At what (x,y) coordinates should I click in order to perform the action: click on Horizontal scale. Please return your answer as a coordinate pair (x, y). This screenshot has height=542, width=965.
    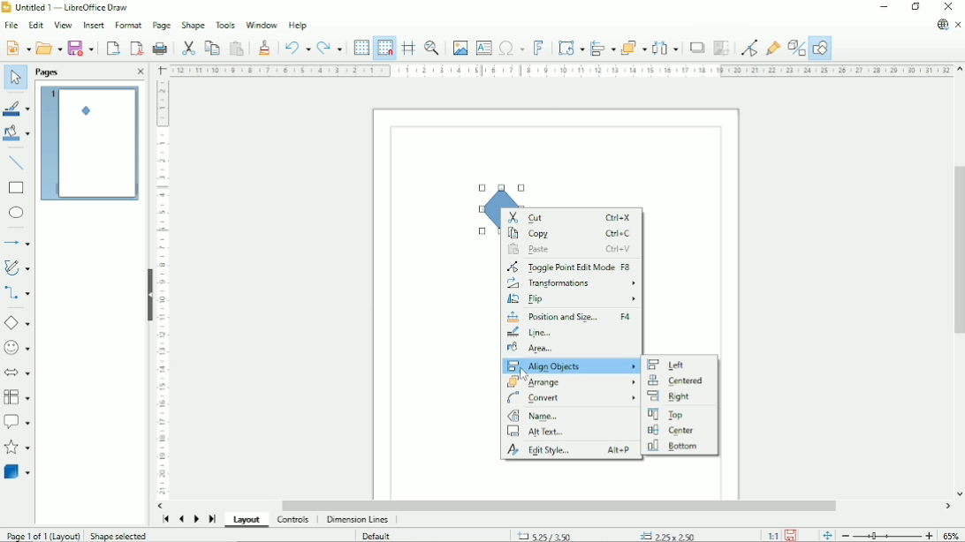
    Looking at the image, I should click on (561, 71).